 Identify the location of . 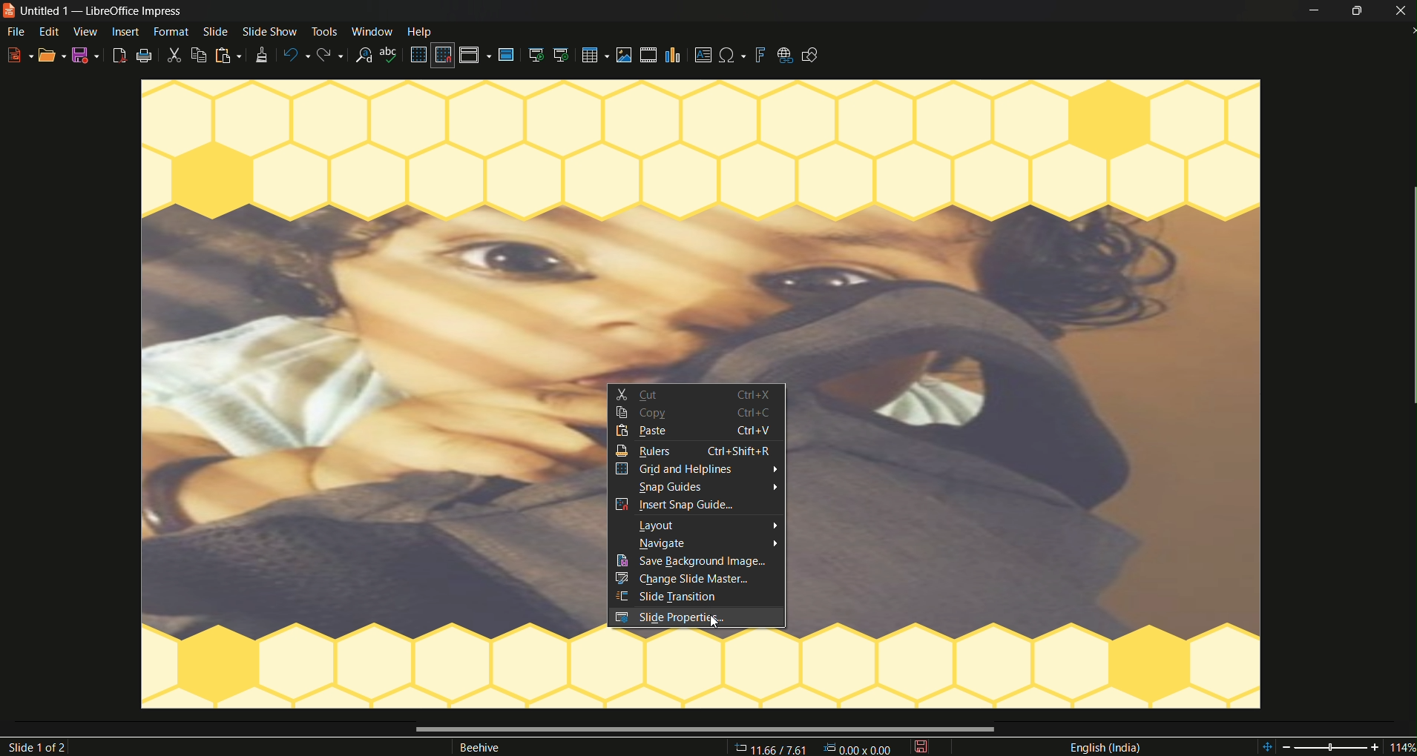
(752, 430).